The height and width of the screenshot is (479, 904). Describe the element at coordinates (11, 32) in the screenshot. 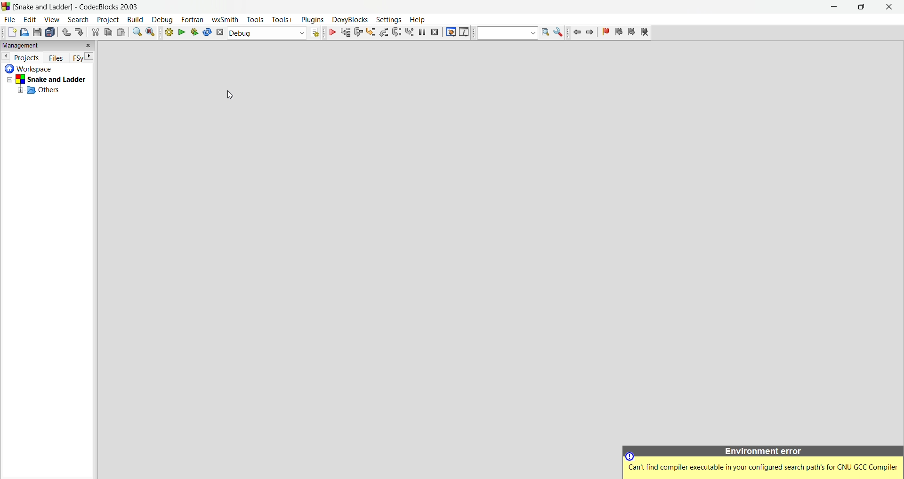

I see `add new` at that location.